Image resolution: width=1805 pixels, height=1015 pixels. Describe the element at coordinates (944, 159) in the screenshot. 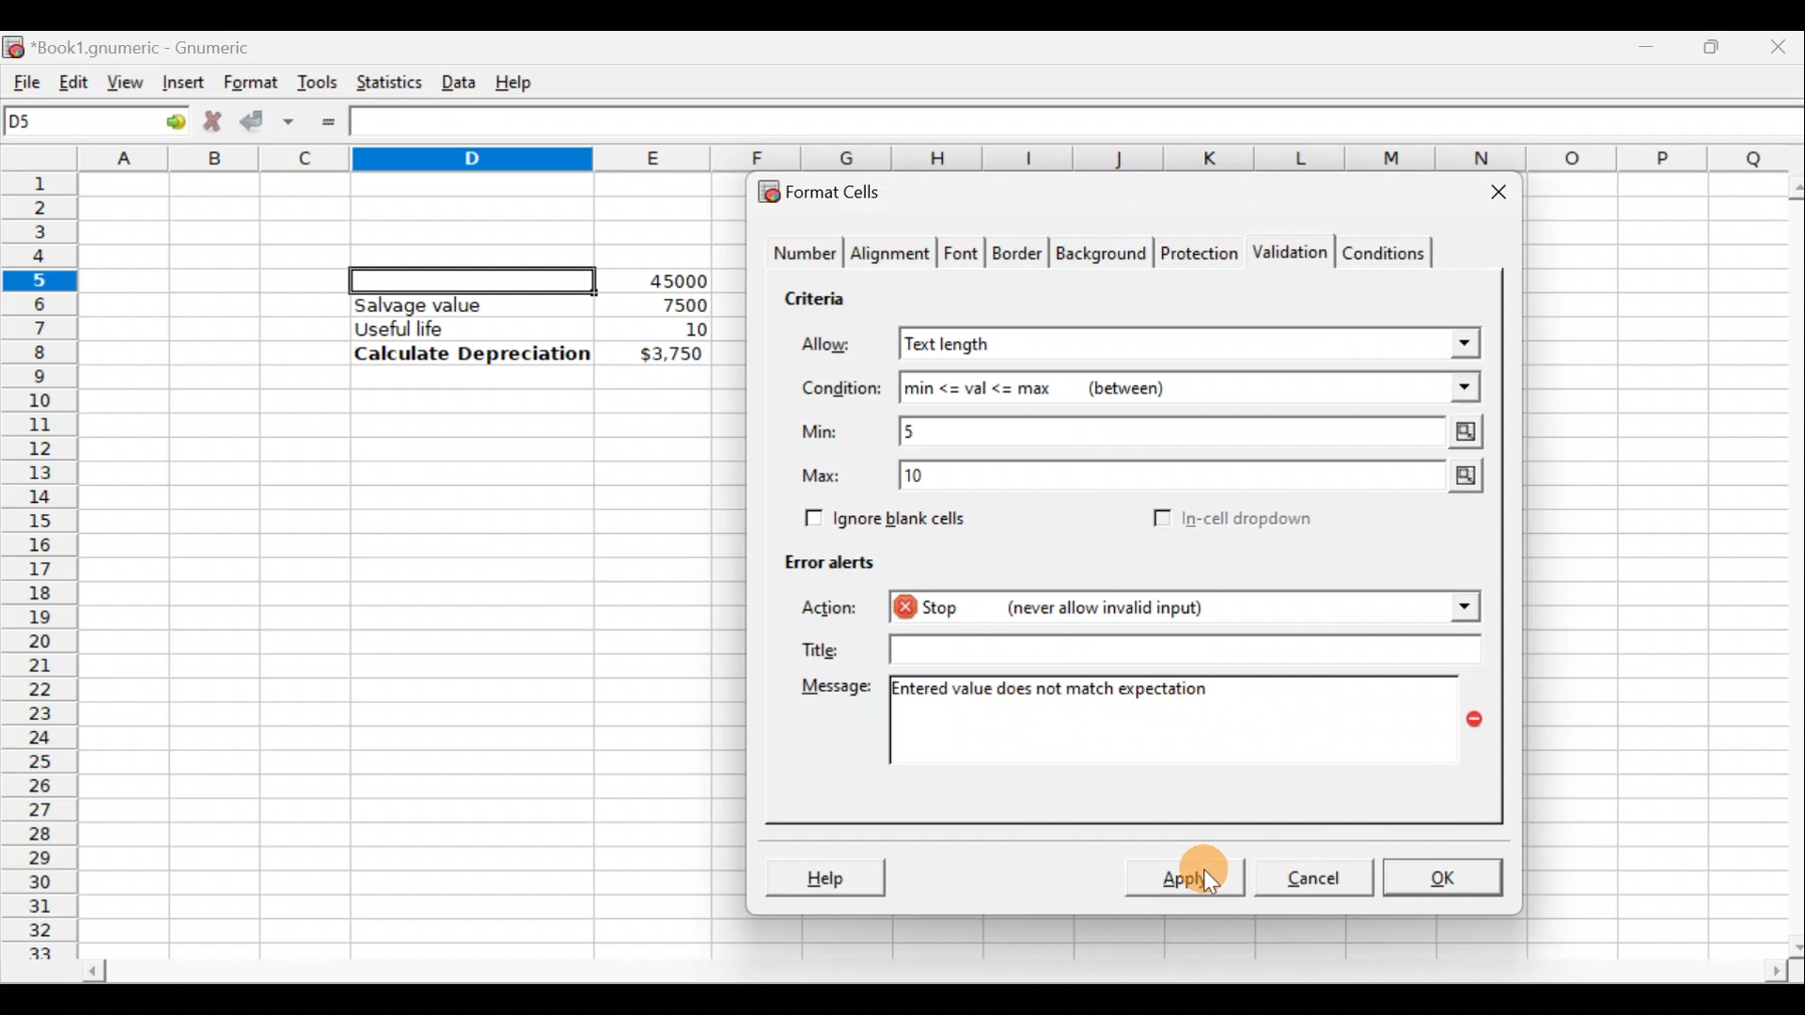

I see `Columns` at that location.